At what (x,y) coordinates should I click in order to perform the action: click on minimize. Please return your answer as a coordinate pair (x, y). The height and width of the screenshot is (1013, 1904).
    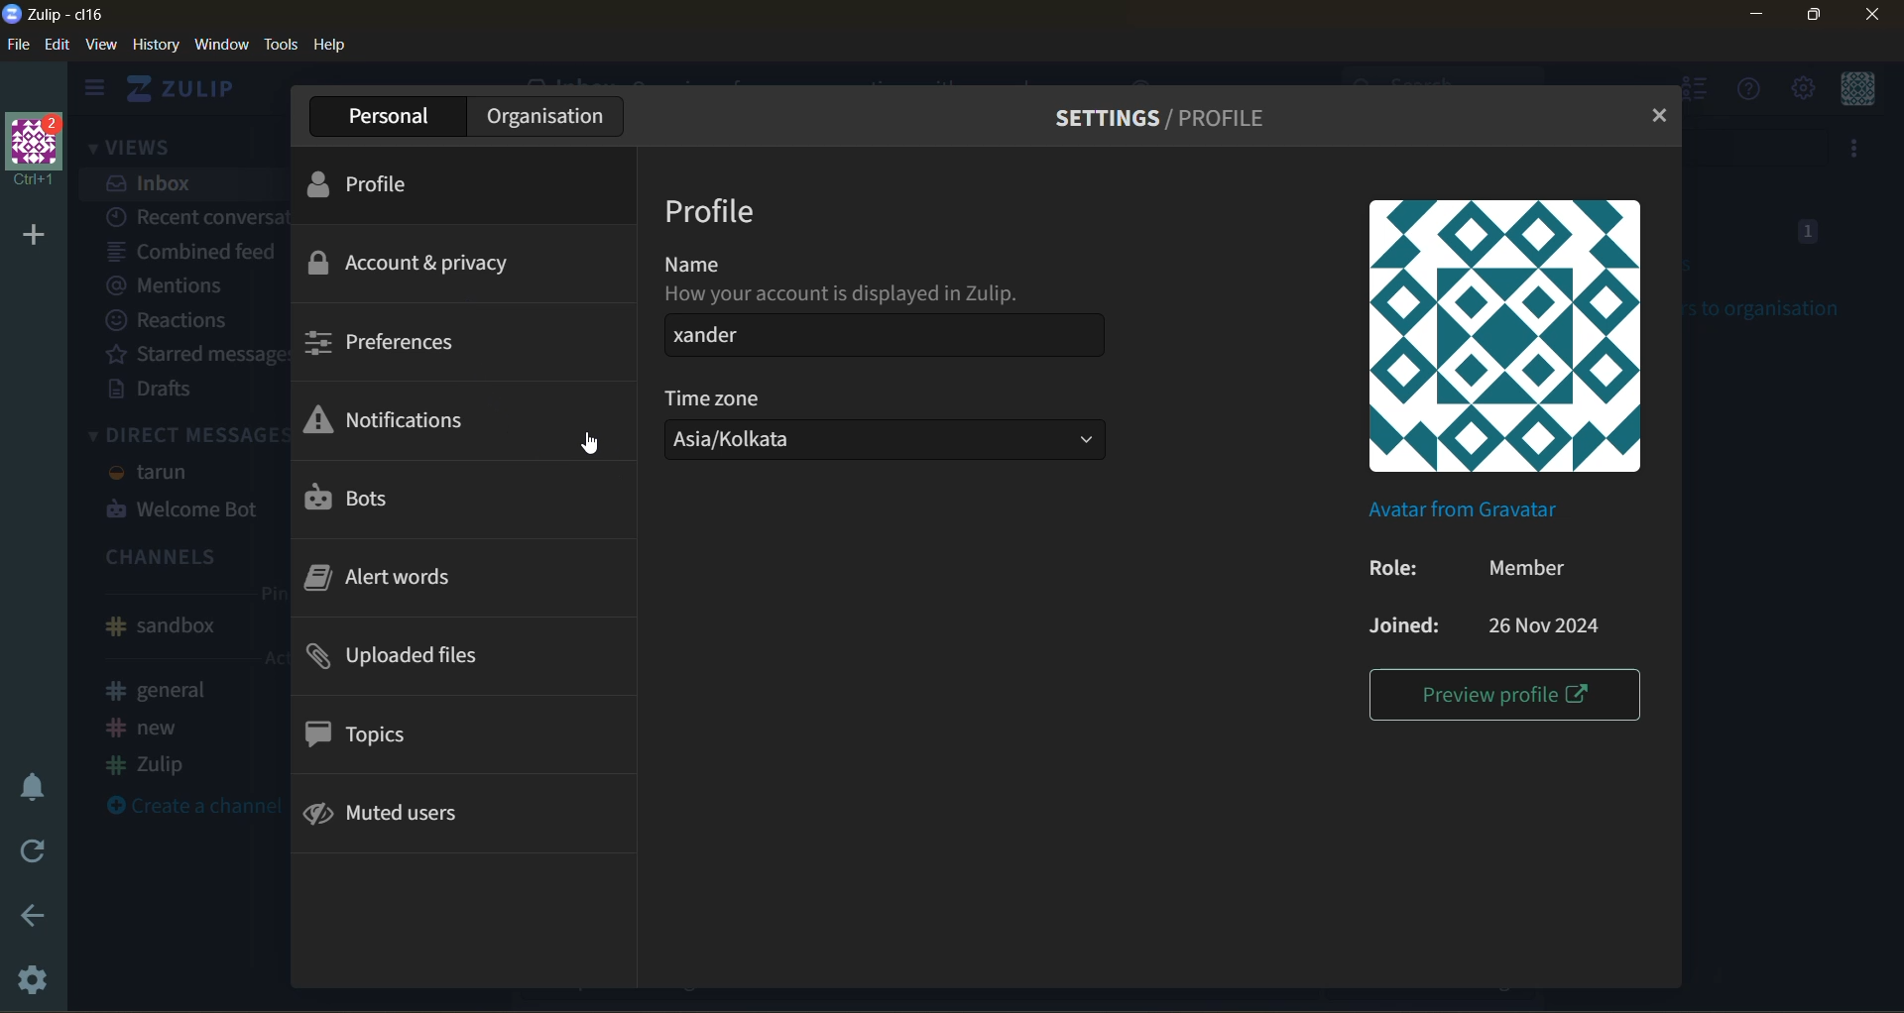
    Looking at the image, I should click on (1749, 18).